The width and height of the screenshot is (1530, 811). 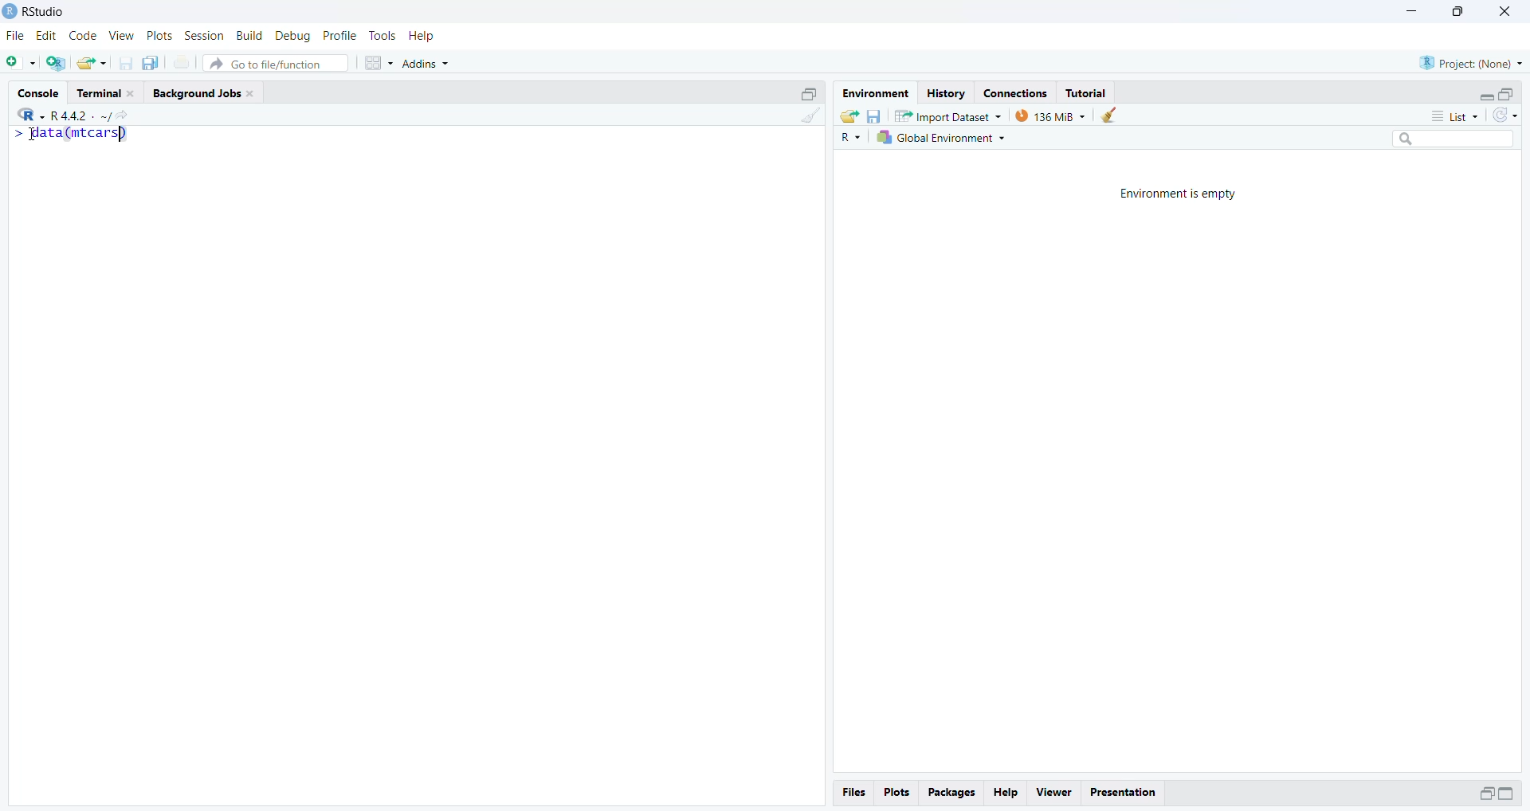 I want to click on Edit, so click(x=47, y=37).